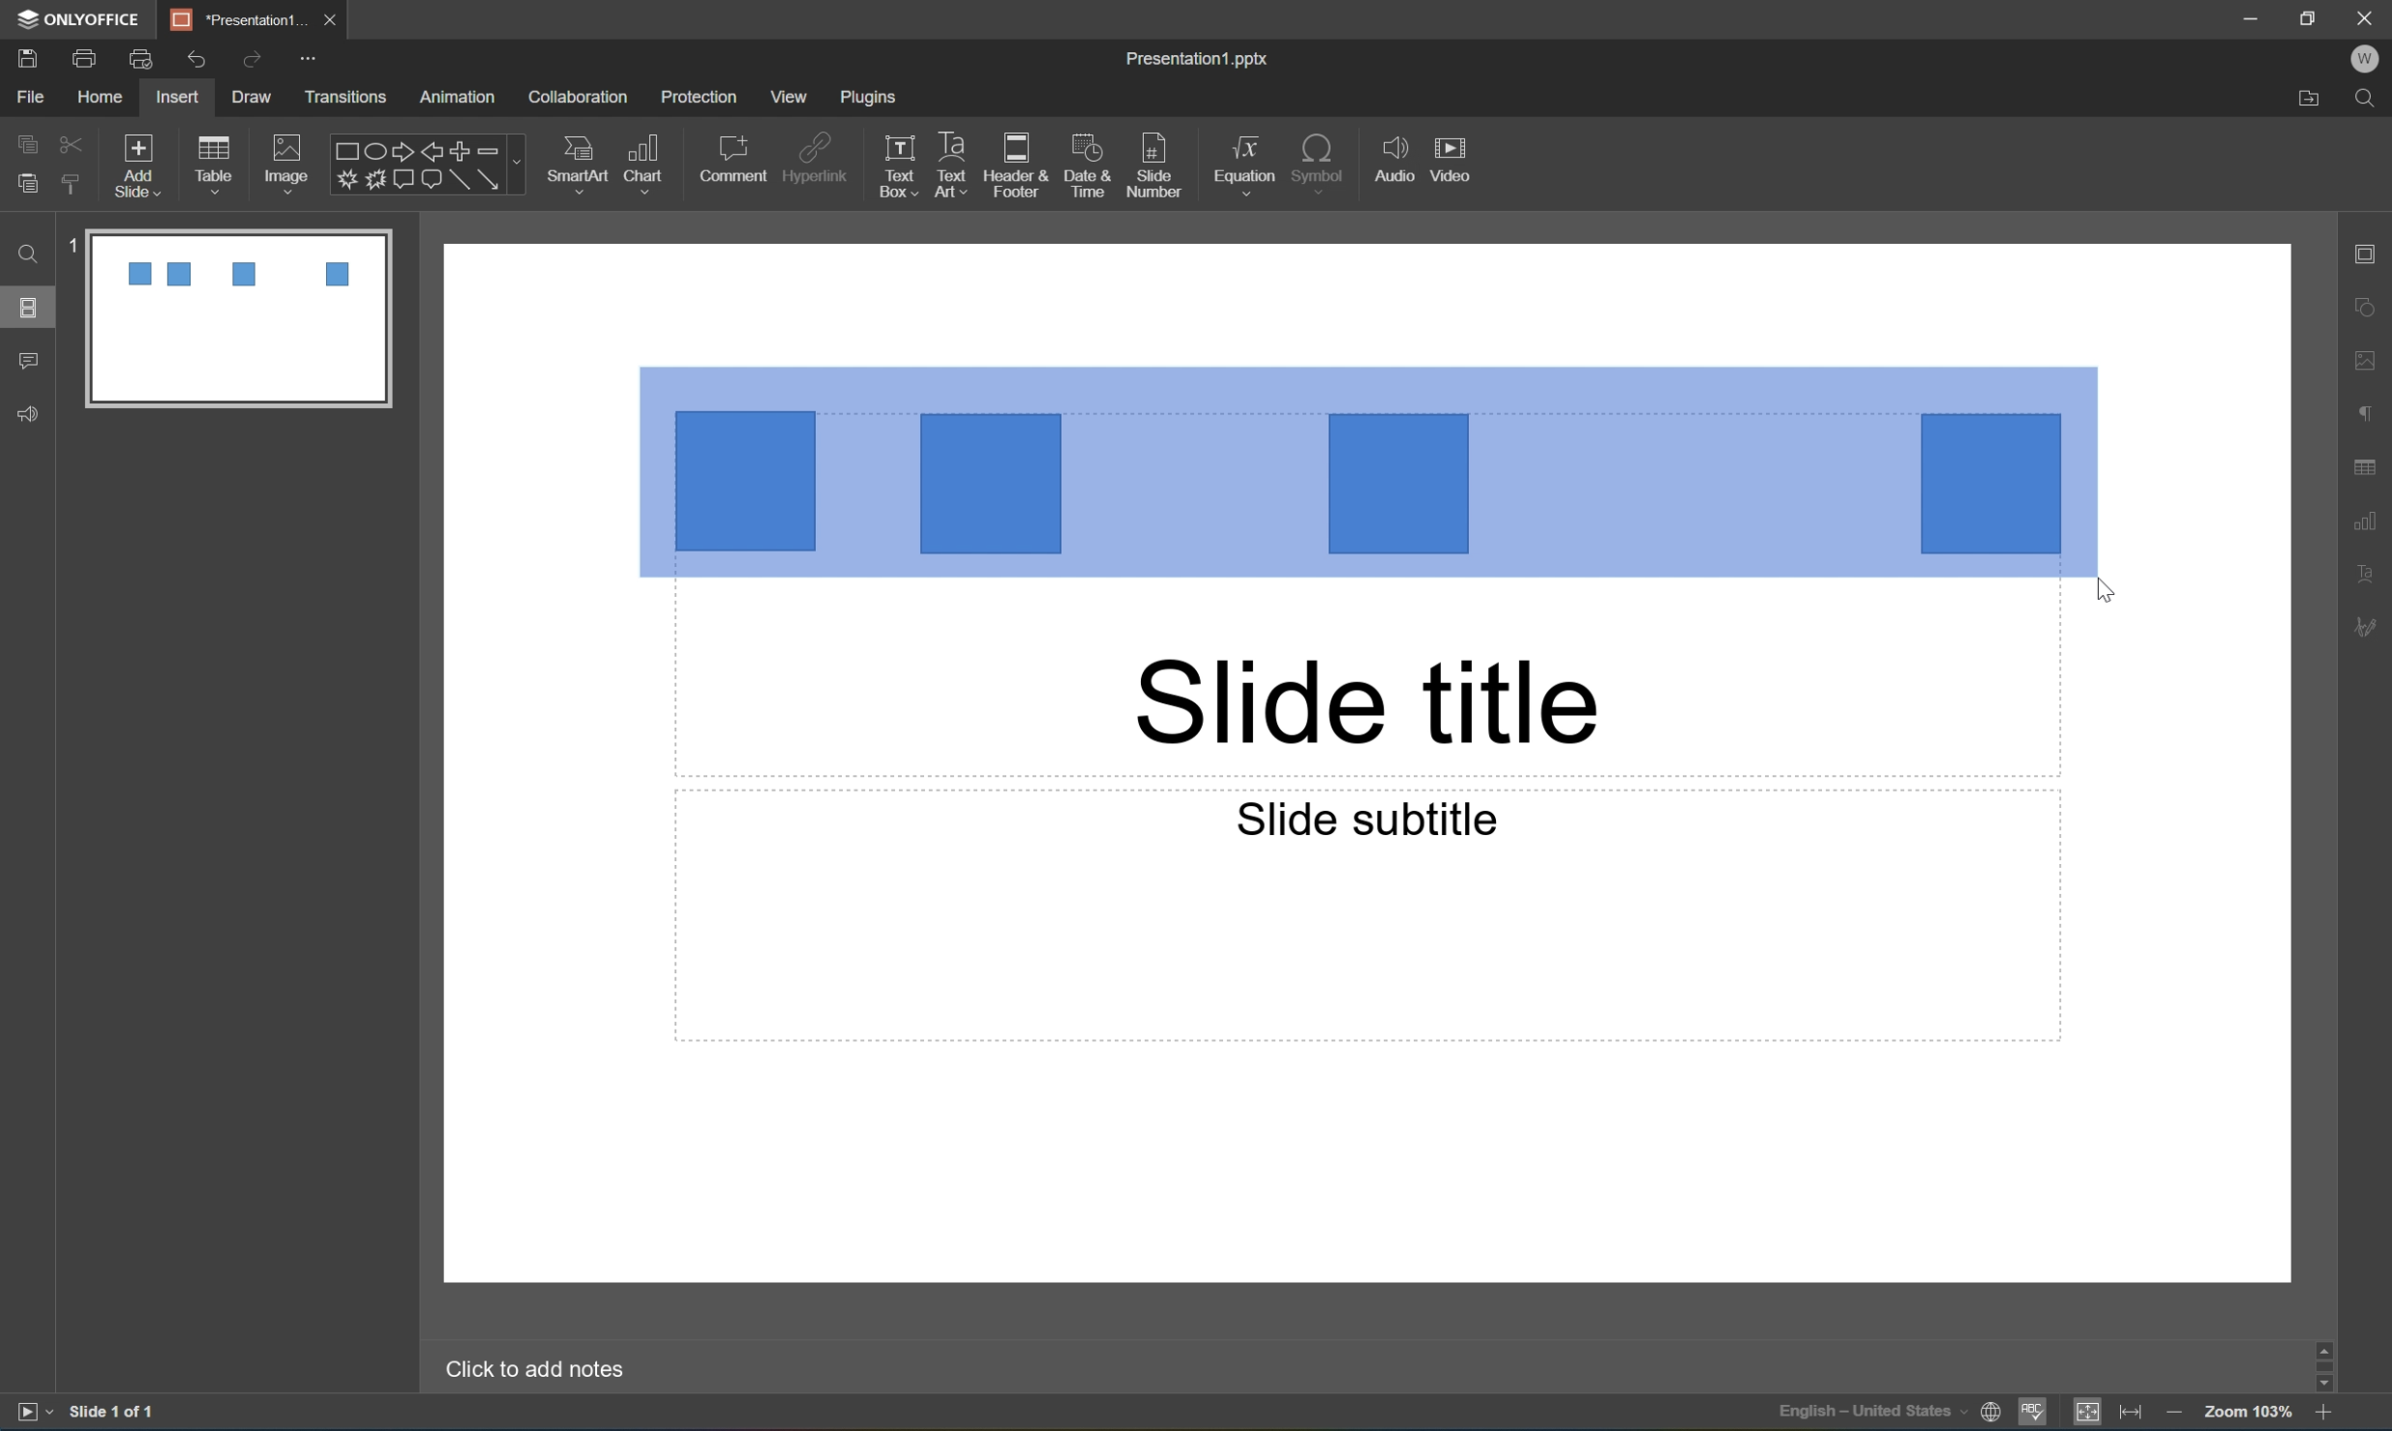  I want to click on zoom in, so click(2322, 1417).